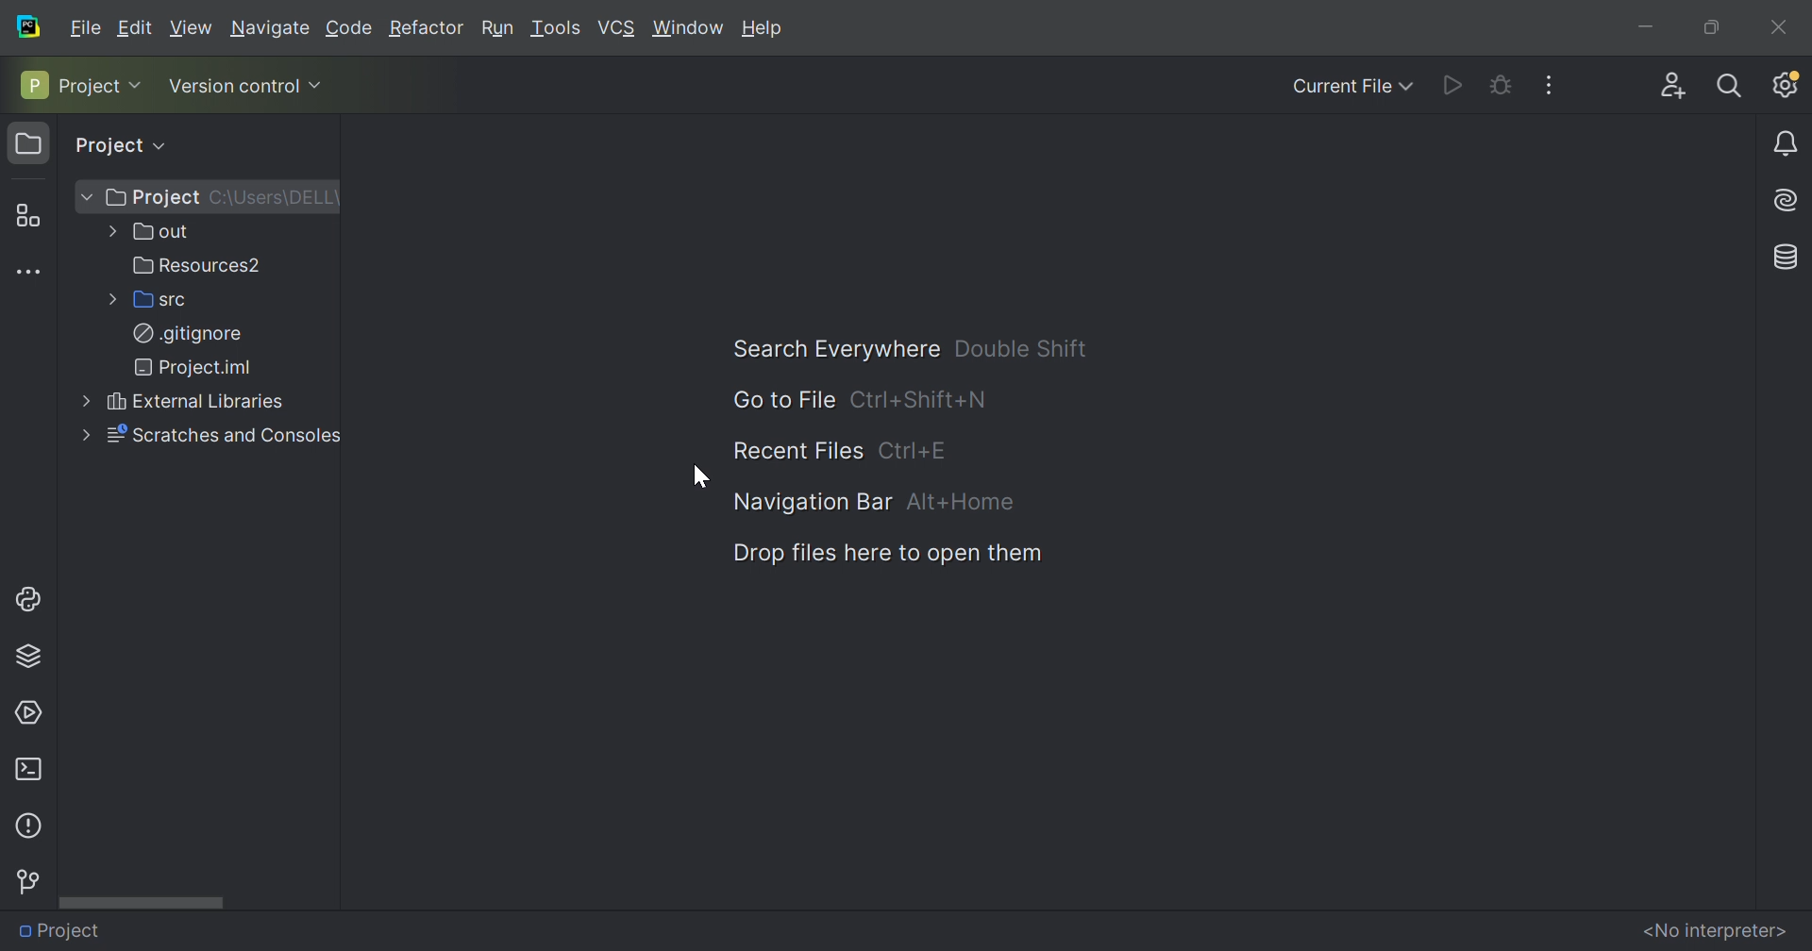 The height and width of the screenshot is (951, 1812). I want to click on C:\Users\DELL, so click(276, 196).